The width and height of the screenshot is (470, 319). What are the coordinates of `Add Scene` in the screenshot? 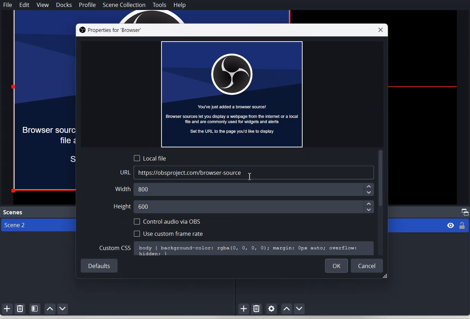 It's located at (7, 308).